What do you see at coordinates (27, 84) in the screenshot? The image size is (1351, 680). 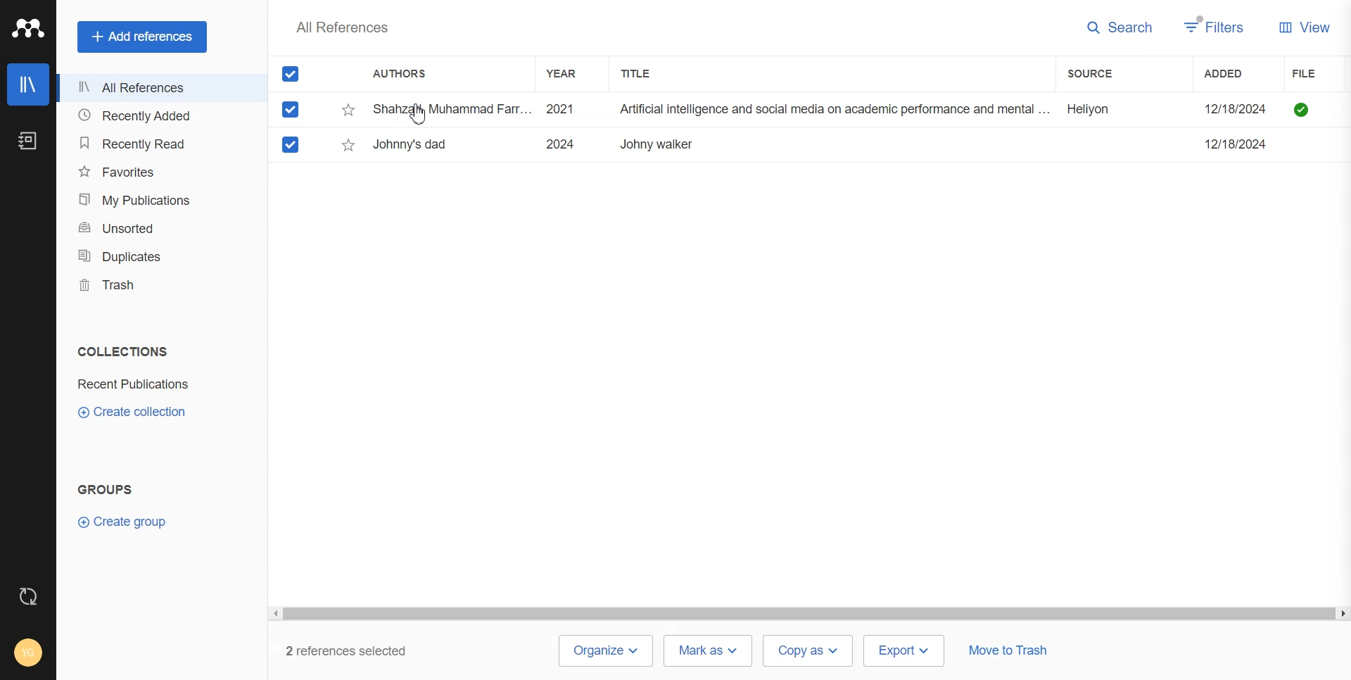 I see `Library` at bounding box center [27, 84].